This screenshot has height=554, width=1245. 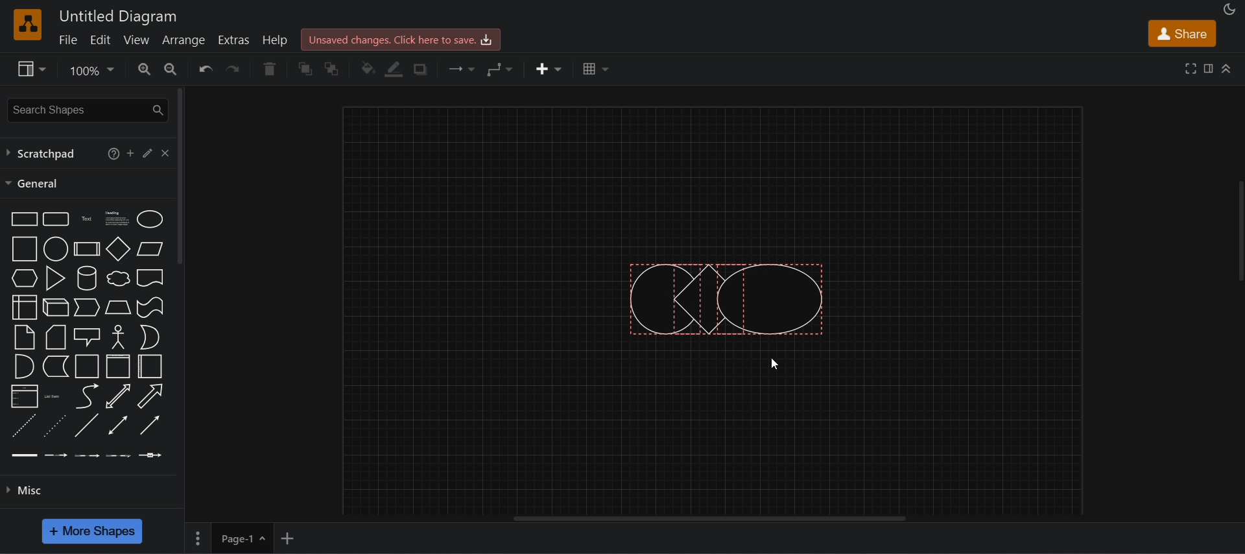 I want to click on shapes locked, so click(x=726, y=297).